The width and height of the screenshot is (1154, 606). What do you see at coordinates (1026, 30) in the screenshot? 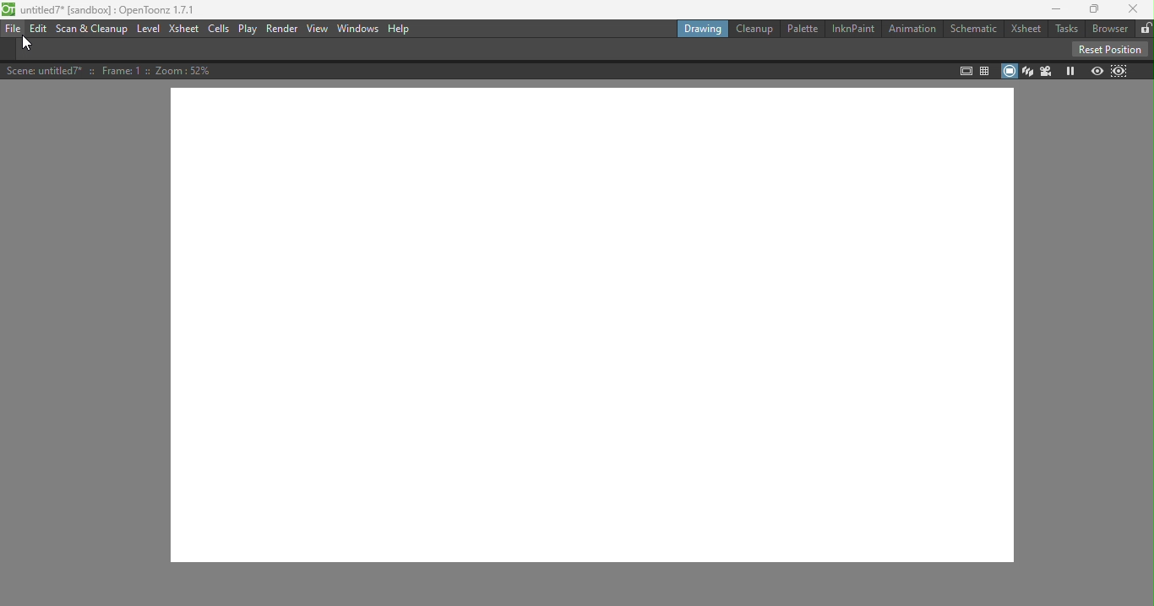
I see `Xsheet` at bounding box center [1026, 30].